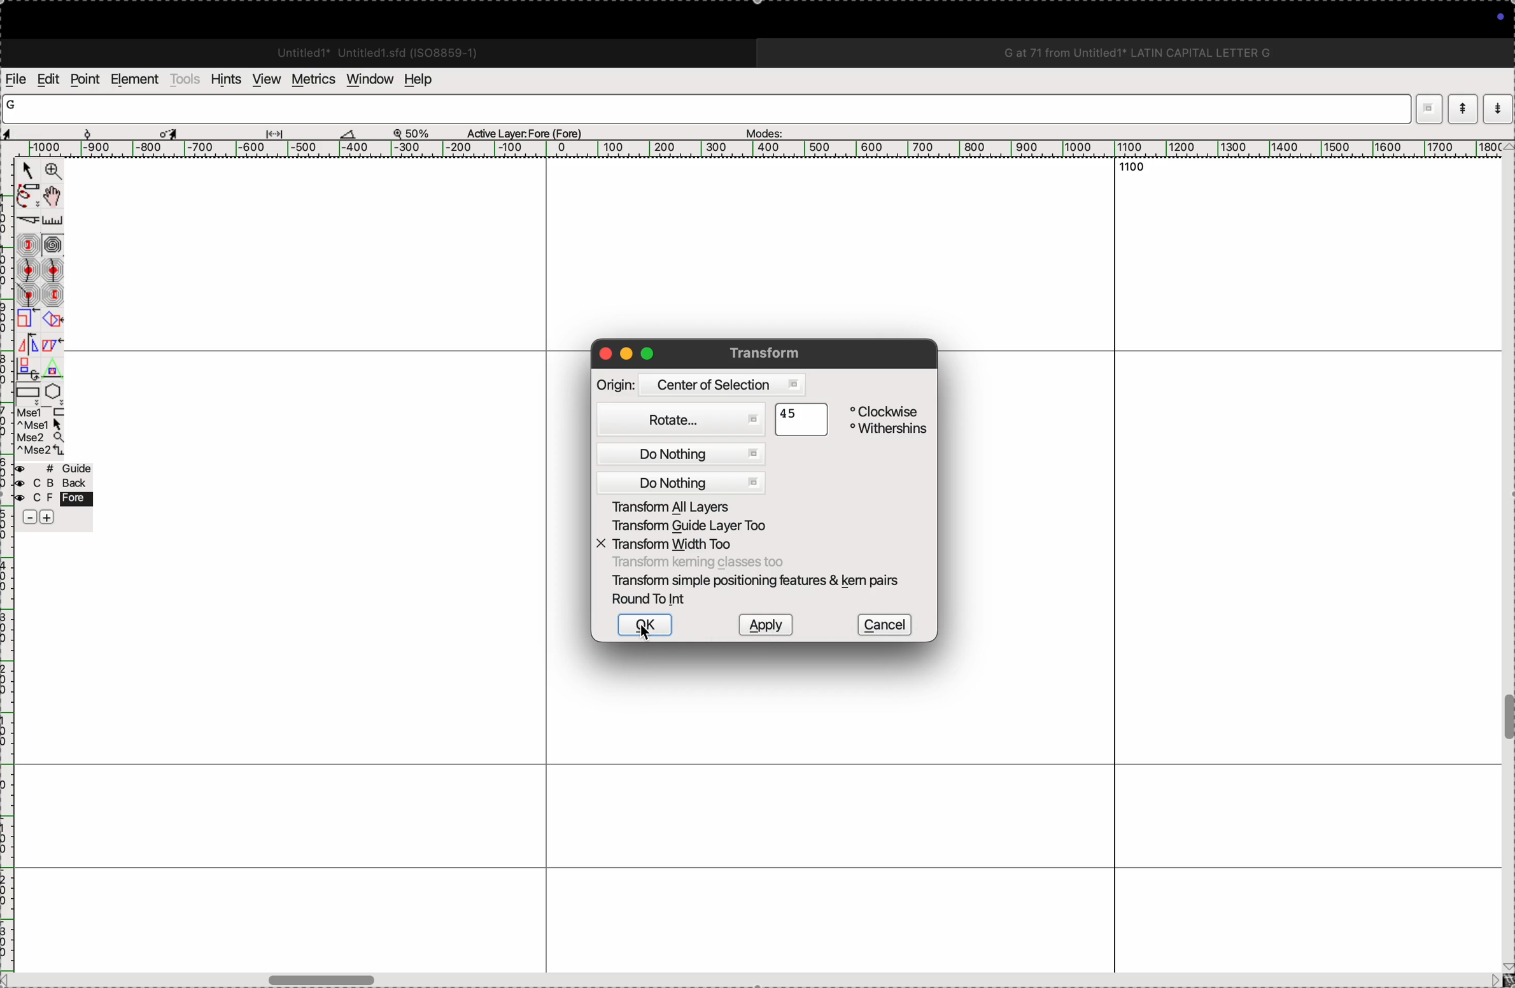 The image size is (1515, 988). What do you see at coordinates (425, 79) in the screenshot?
I see `help` at bounding box center [425, 79].